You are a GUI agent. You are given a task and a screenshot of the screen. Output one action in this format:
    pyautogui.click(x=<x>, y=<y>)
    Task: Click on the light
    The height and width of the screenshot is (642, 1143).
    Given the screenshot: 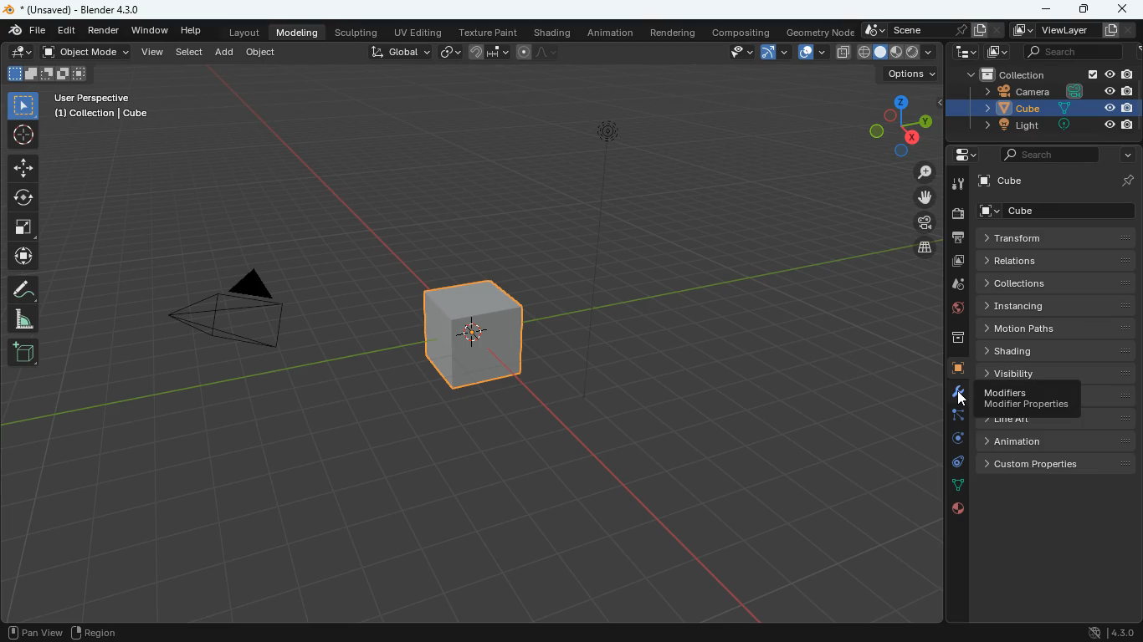 What is the action you would take?
    pyautogui.click(x=1042, y=126)
    